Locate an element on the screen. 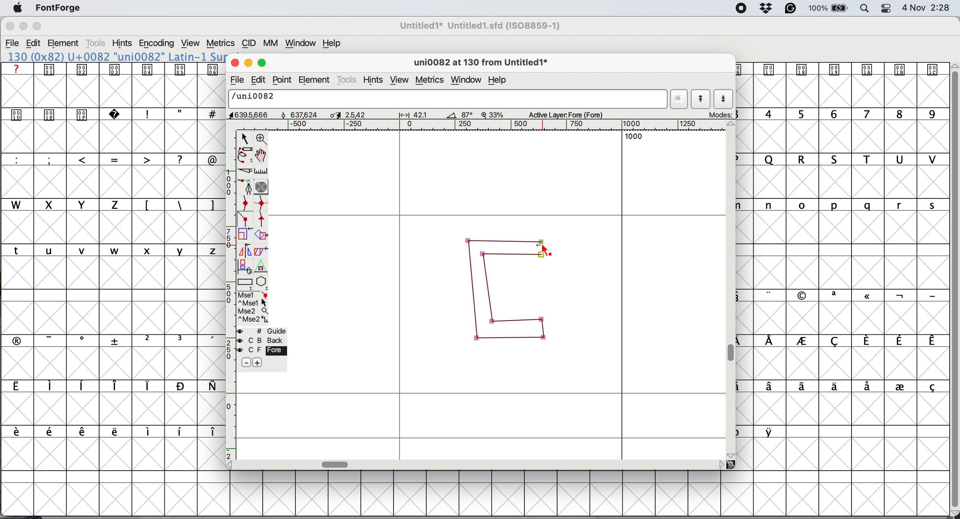 Image resolution: width=960 pixels, height=519 pixels. minimise is located at coordinates (23, 26).